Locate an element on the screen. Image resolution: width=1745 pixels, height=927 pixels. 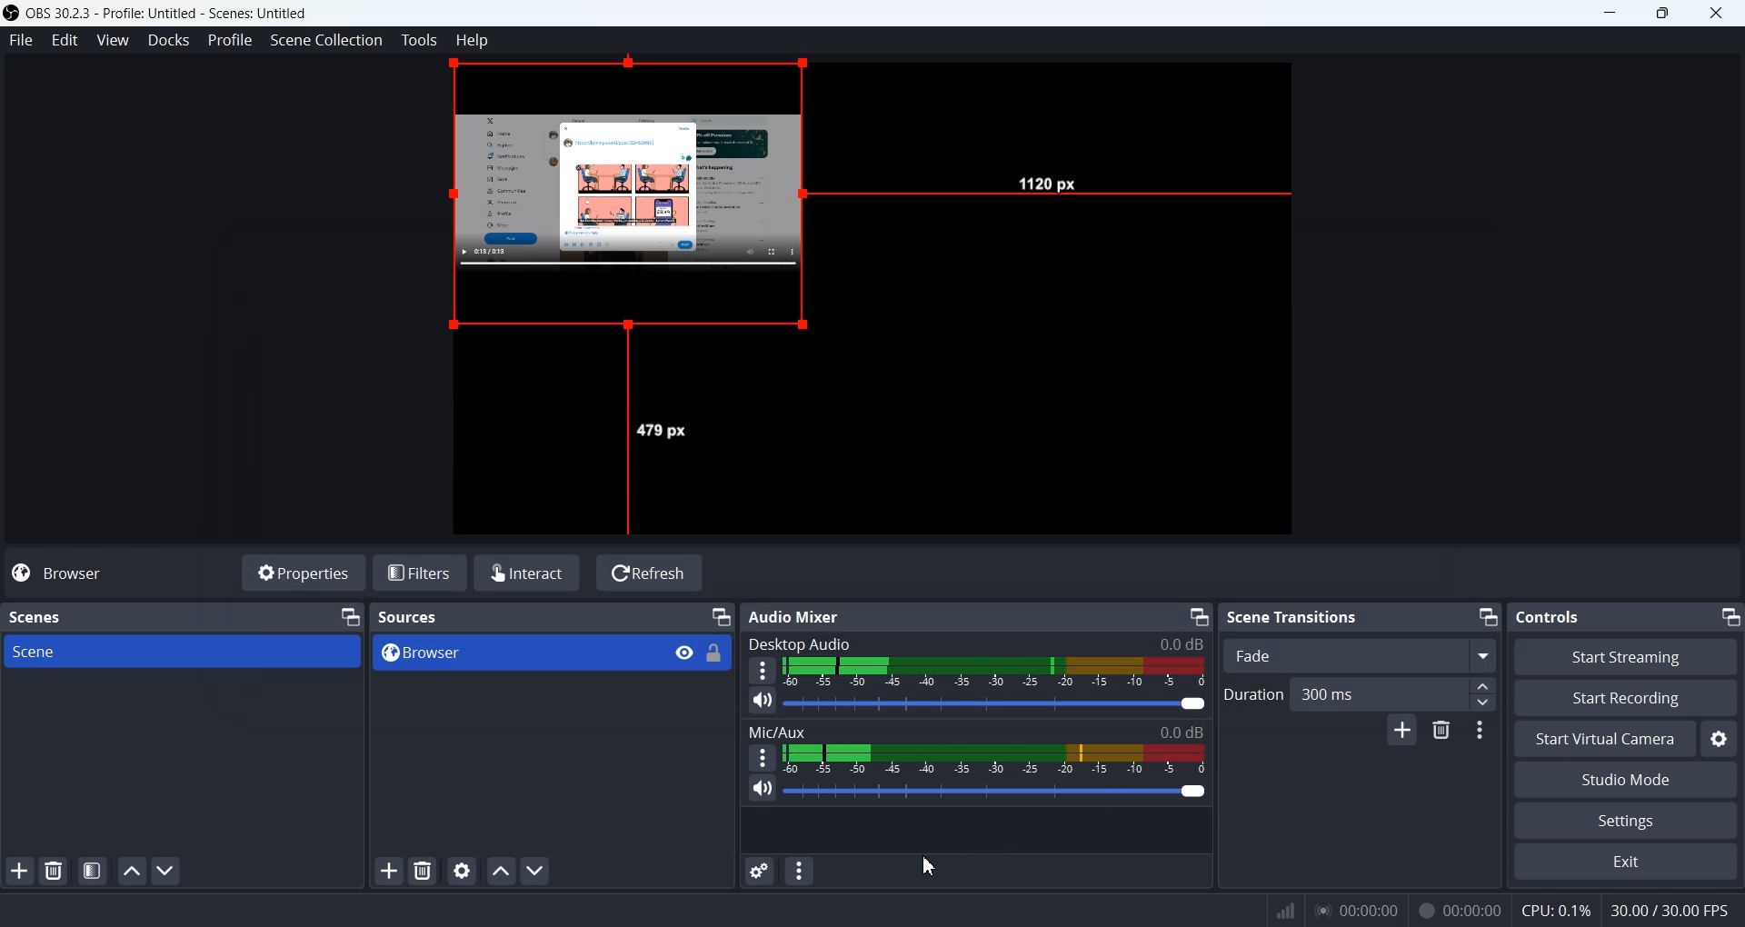
00:00:00 is located at coordinates (1461, 908).